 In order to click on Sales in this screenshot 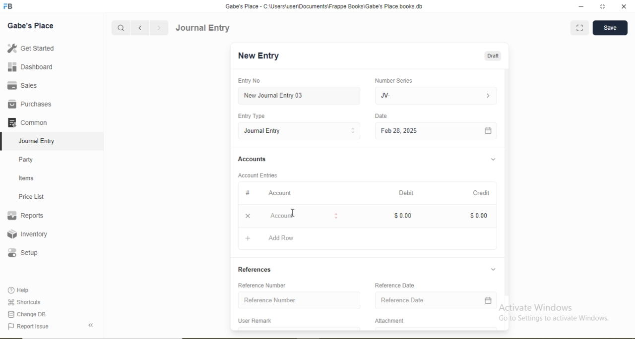, I will do `click(21, 85)`.